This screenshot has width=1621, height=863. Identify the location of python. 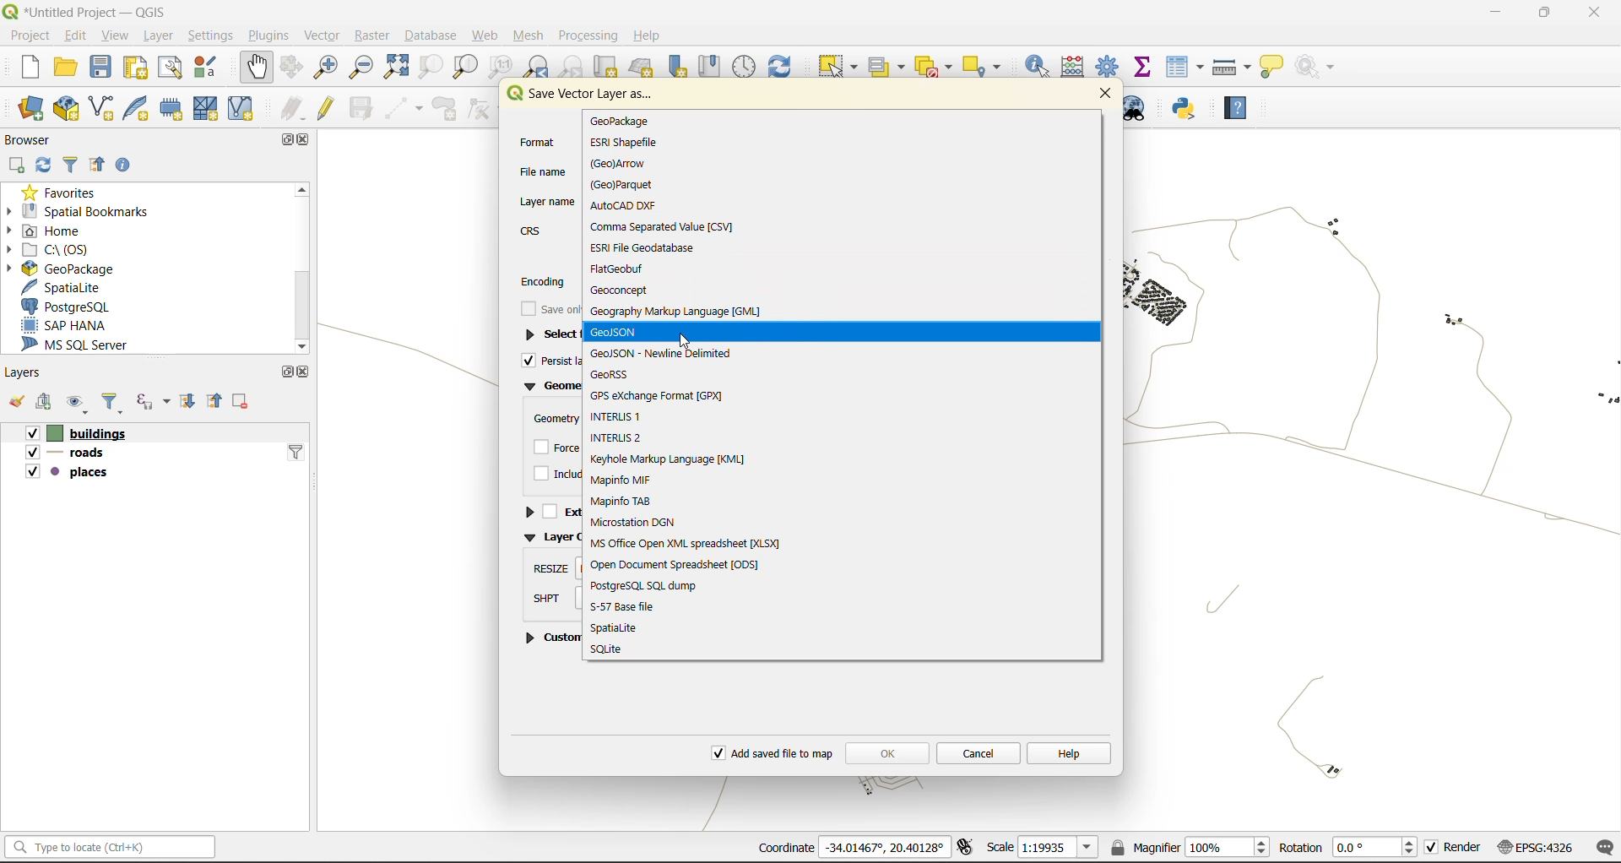
(1189, 108).